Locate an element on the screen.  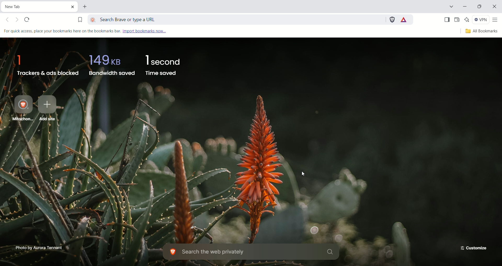
Photo by Aurora Tennant is located at coordinates (39, 247).